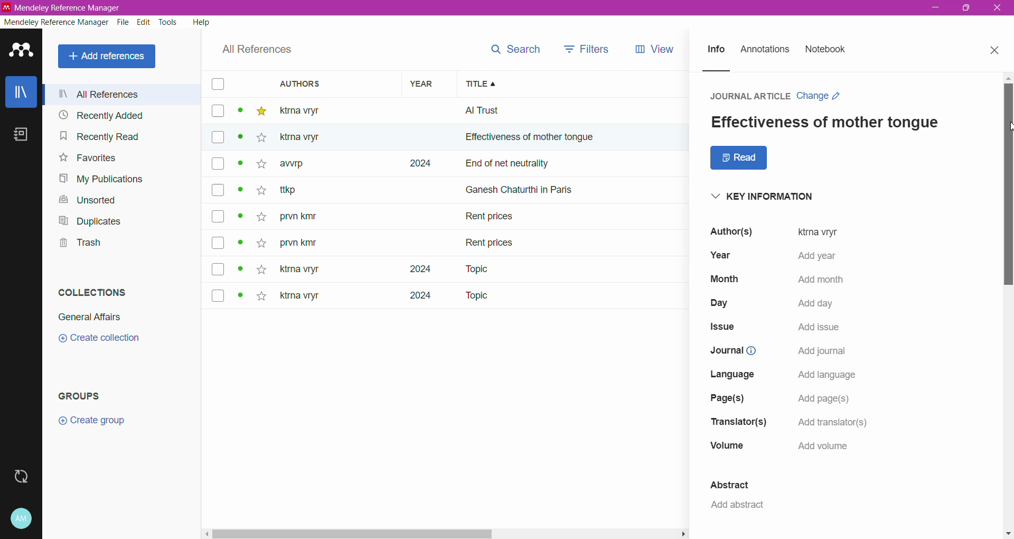 The width and height of the screenshot is (1014, 539). Describe the element at coordinates (817, 327) in the screenshot. I see `Click to add issue` at that location.